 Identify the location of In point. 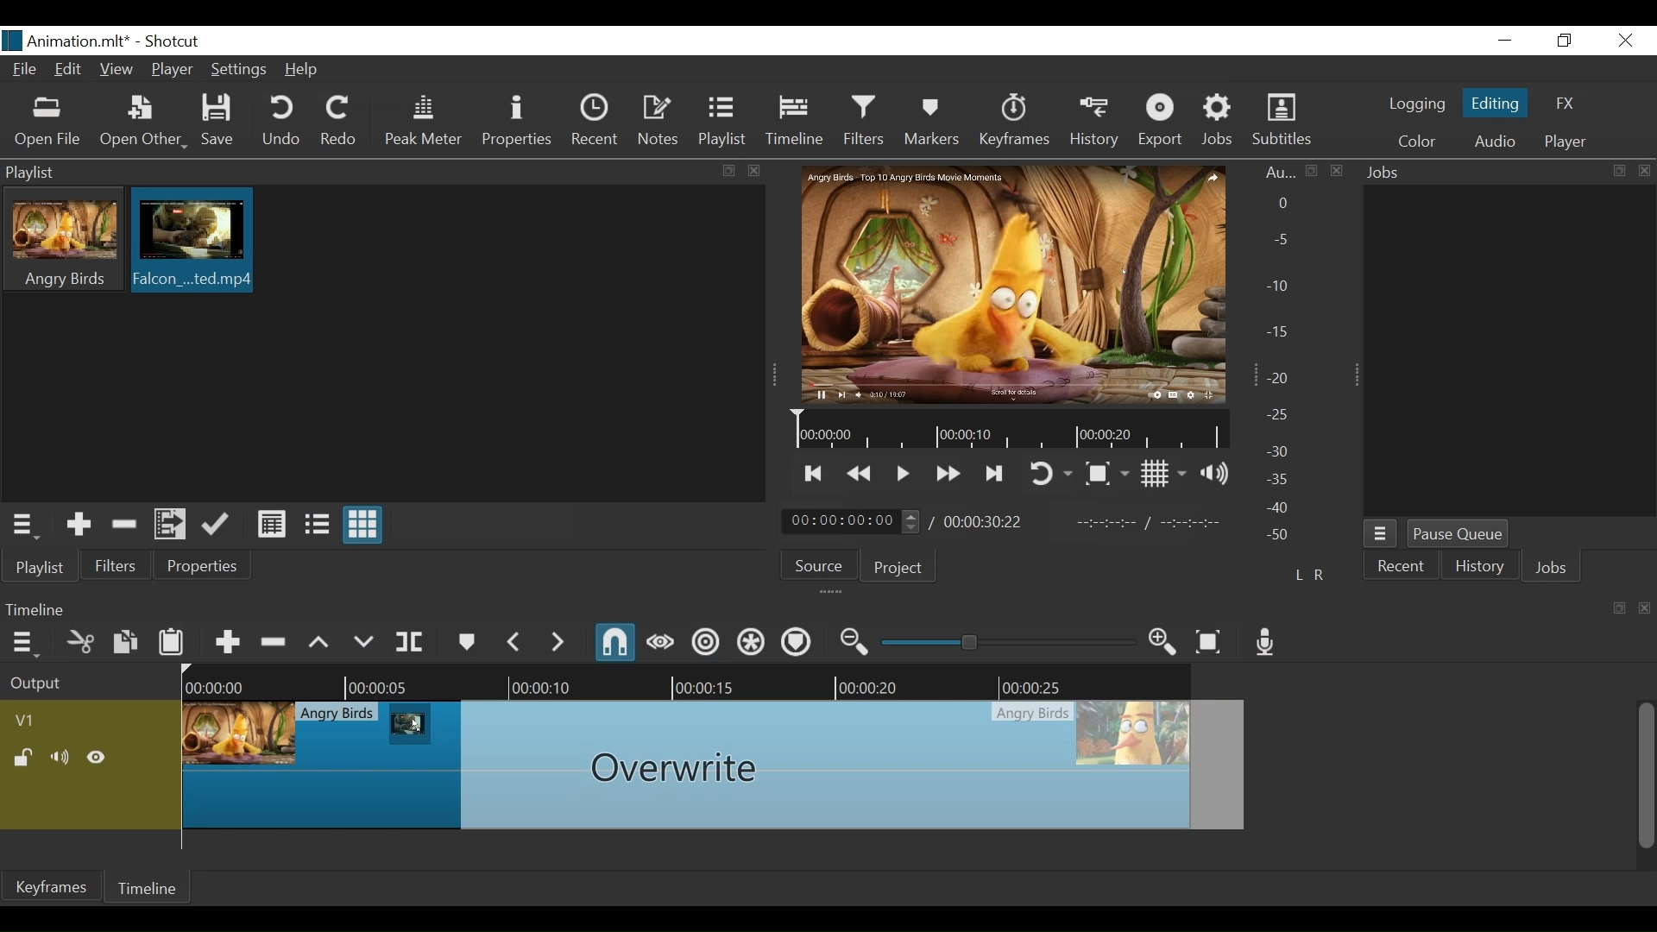
(1151, 523).